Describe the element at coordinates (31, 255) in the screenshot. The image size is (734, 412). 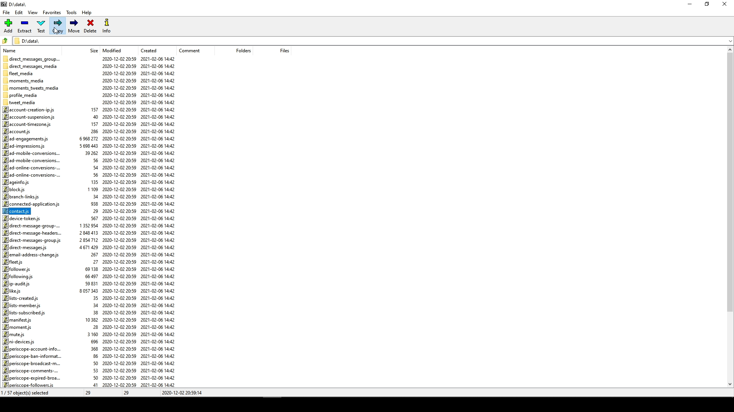
I see `email-address-change.js` at that location.